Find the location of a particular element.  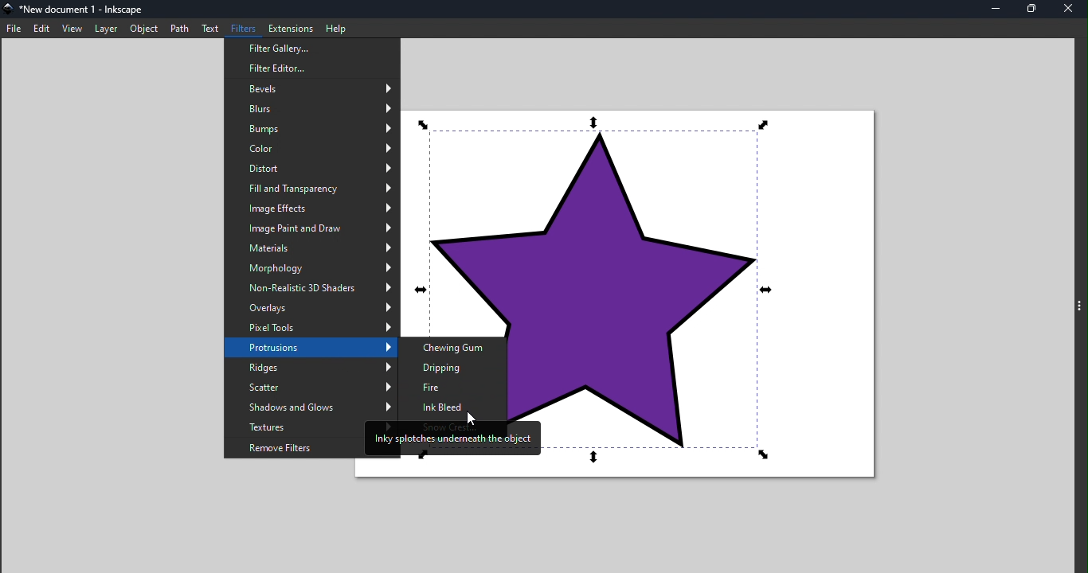

Color is located at coordinates (315, 150).